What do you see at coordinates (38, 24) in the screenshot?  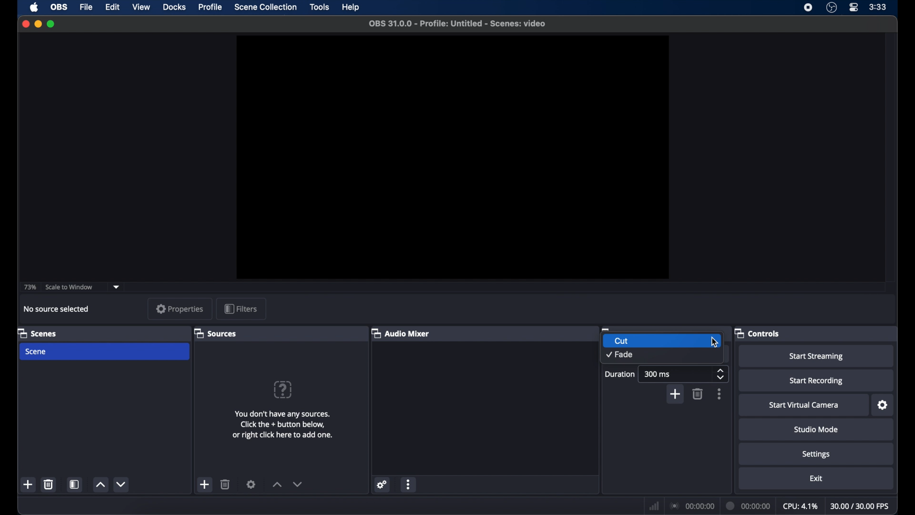 I see `minimize` at bounding box center [38, 24].